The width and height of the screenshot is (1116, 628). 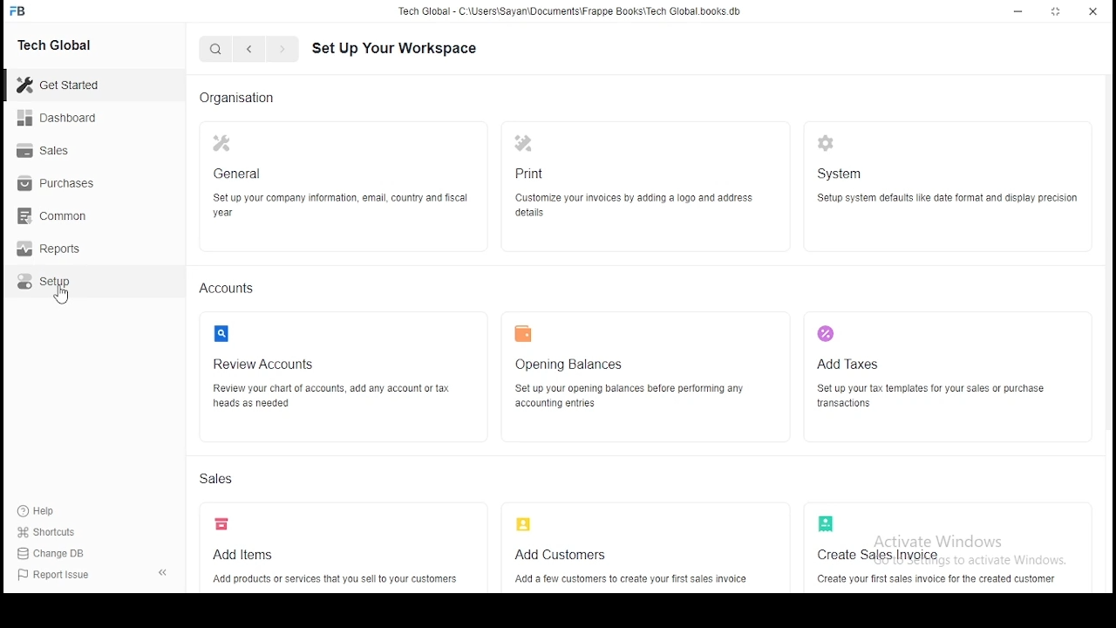 I want to click on search, so click(x=214, y=50).